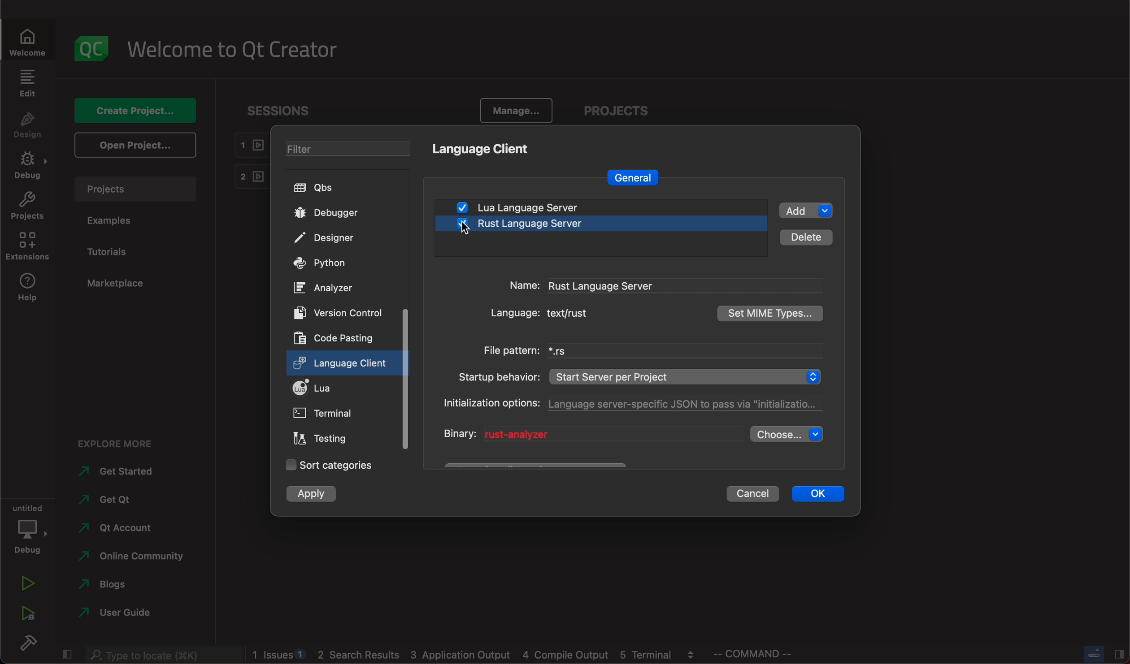 Image resolution: width=1130 pixels, height=664 pixels. Describe the element at coordinates (28, 126) in the screenshot. I see `design` at that location.